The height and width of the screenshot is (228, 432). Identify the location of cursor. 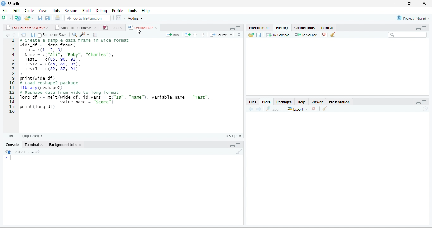
(139, 31).